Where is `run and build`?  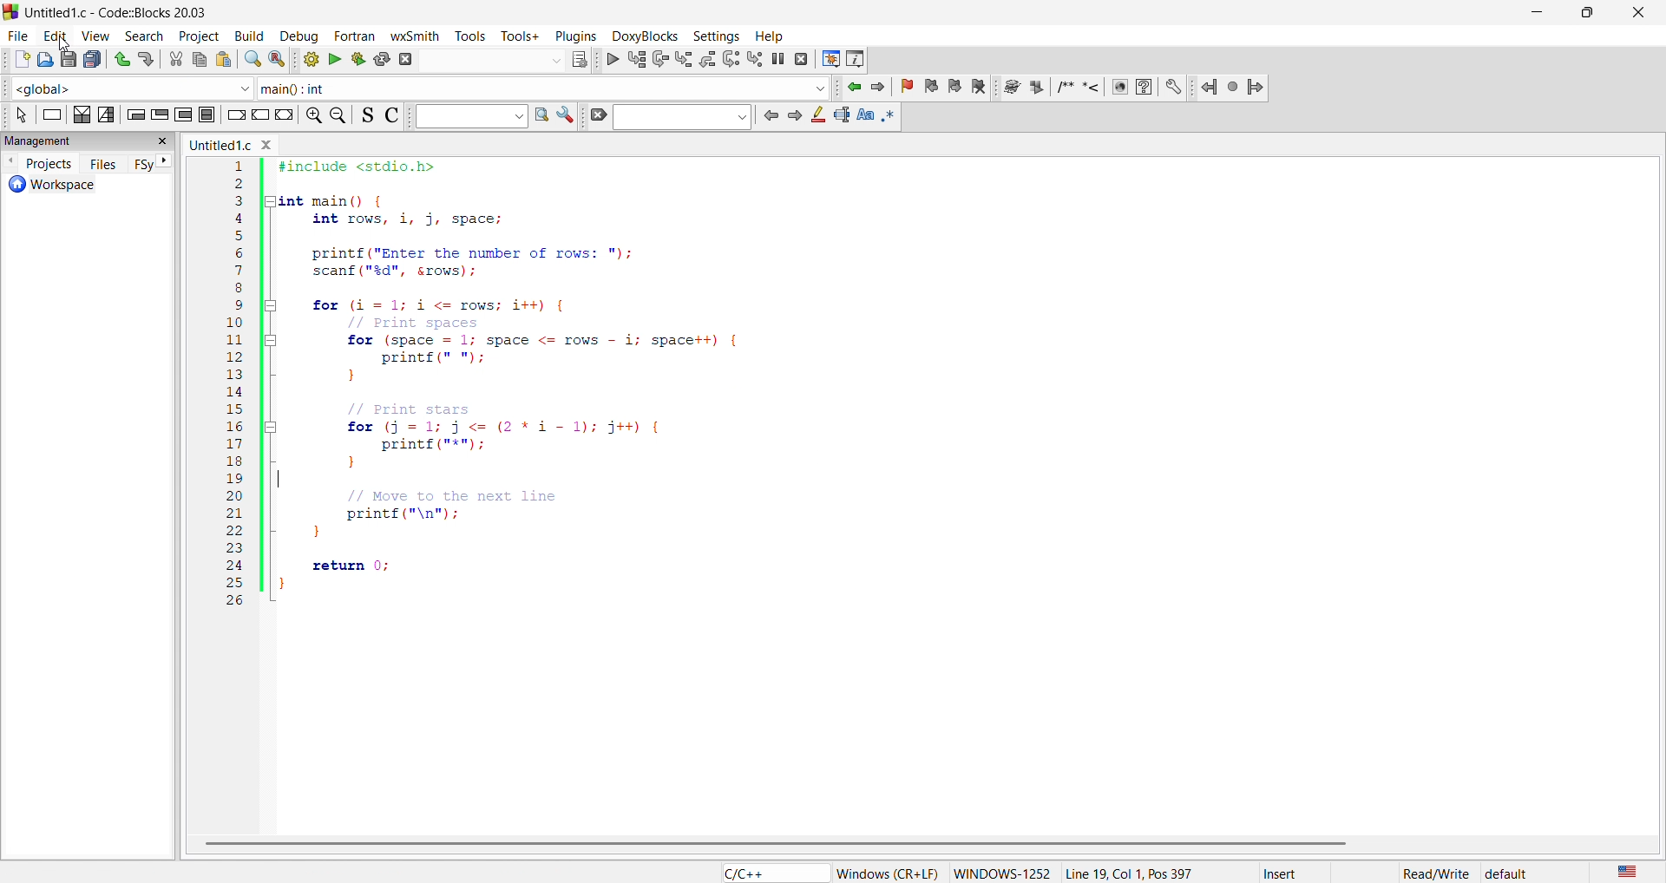
run and build is located at coordinates (356, 58).